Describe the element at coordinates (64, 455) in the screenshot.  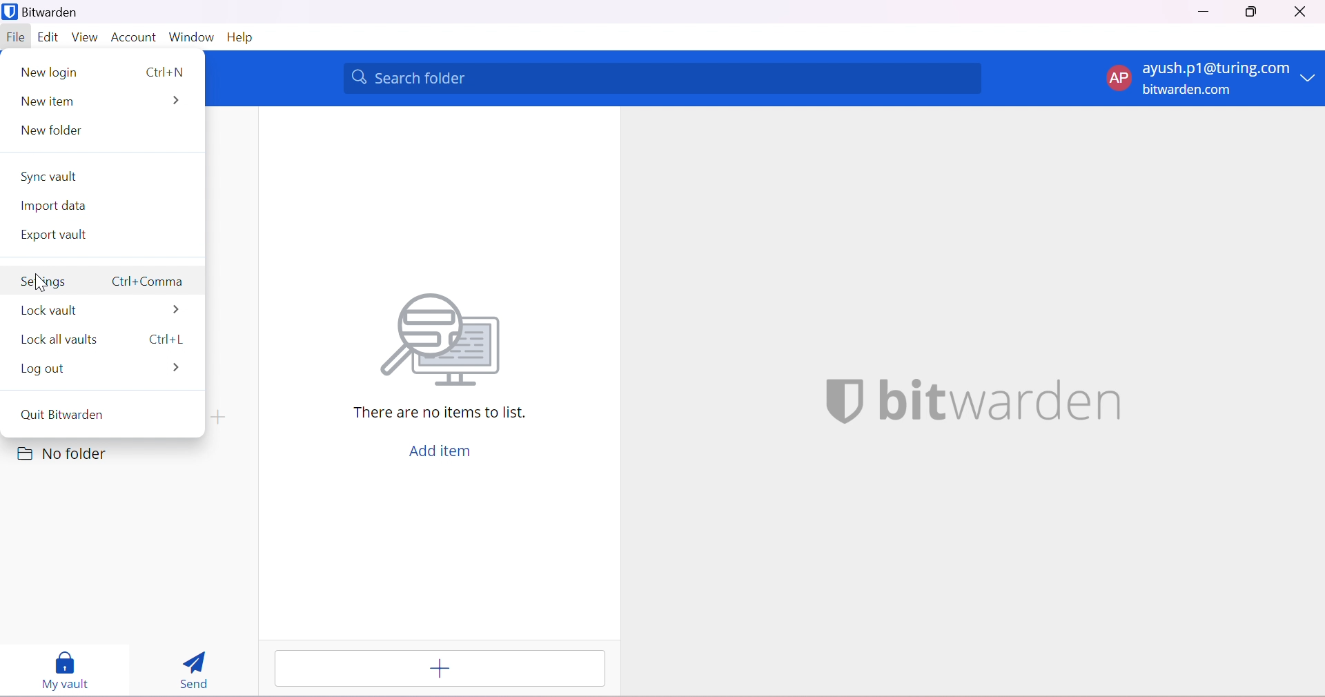
I see `No folder` at that location.